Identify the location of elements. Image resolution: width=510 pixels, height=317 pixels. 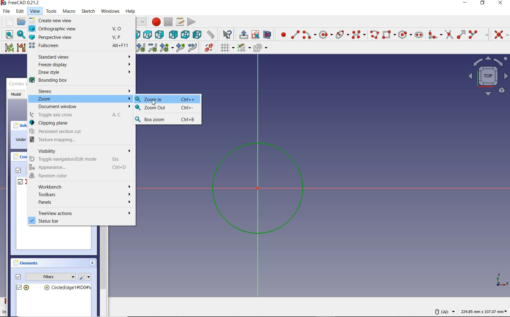
(30, 263).